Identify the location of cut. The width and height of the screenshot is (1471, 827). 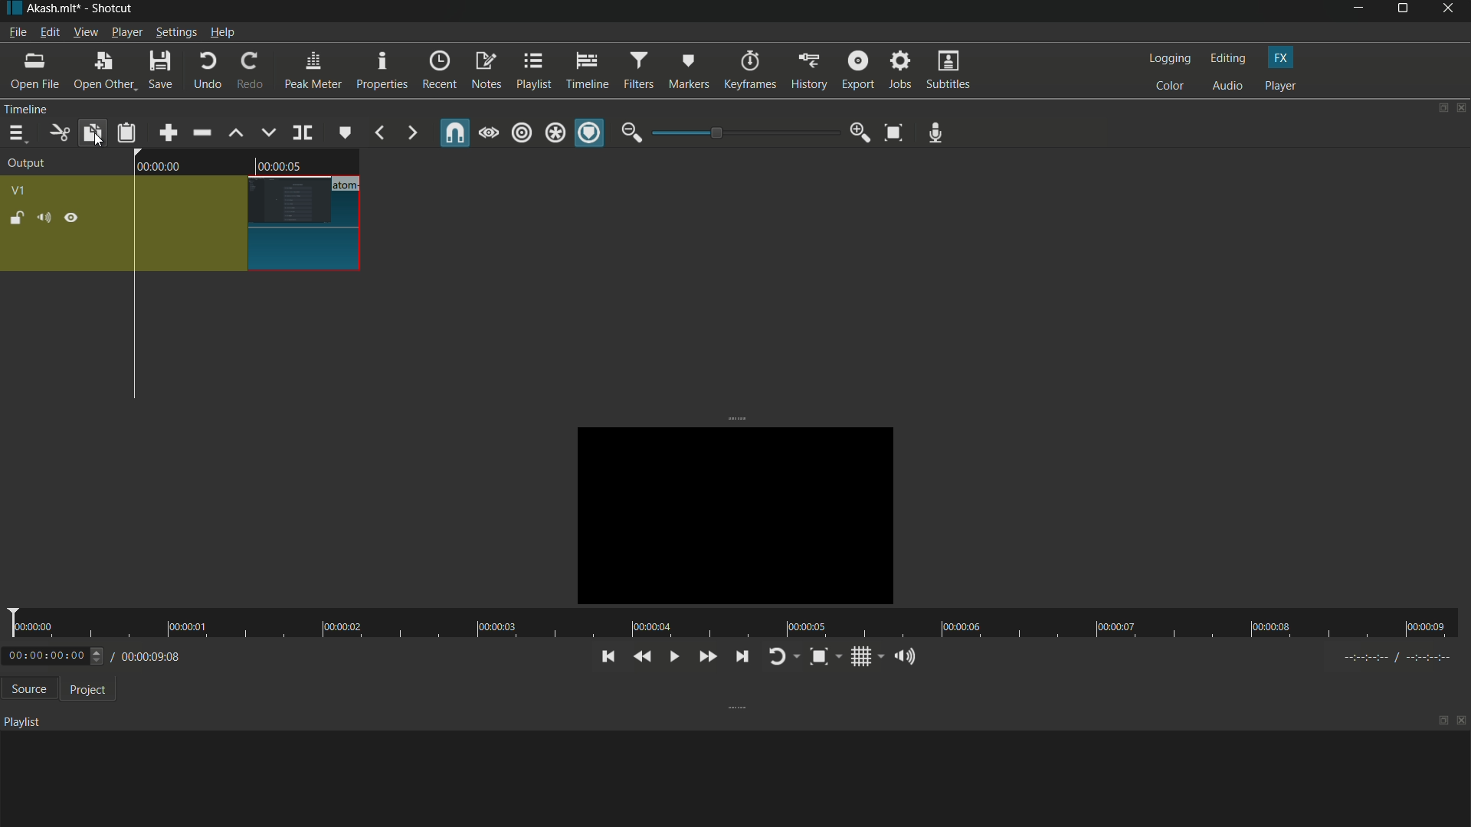
(57, 133).